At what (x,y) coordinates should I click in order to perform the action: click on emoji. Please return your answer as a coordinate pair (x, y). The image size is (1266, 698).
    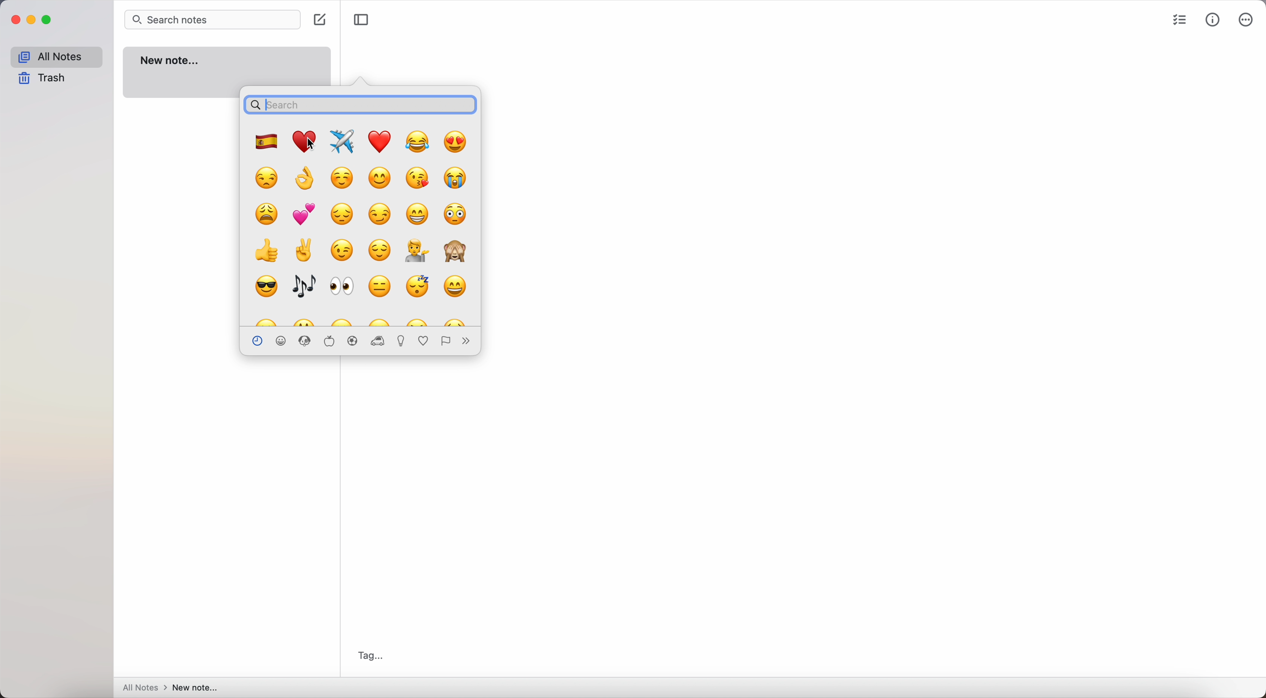
    Looking at the image, I should click on (380, 214).